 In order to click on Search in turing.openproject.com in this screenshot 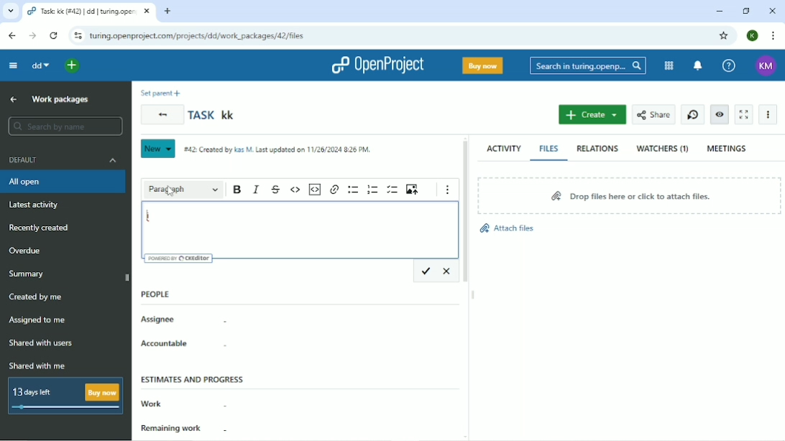, I will do `click(587, 65)`.